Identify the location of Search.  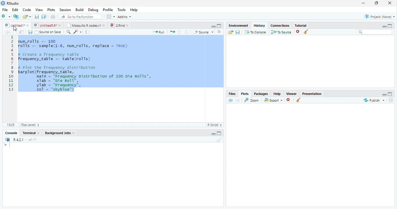
(374, 32).